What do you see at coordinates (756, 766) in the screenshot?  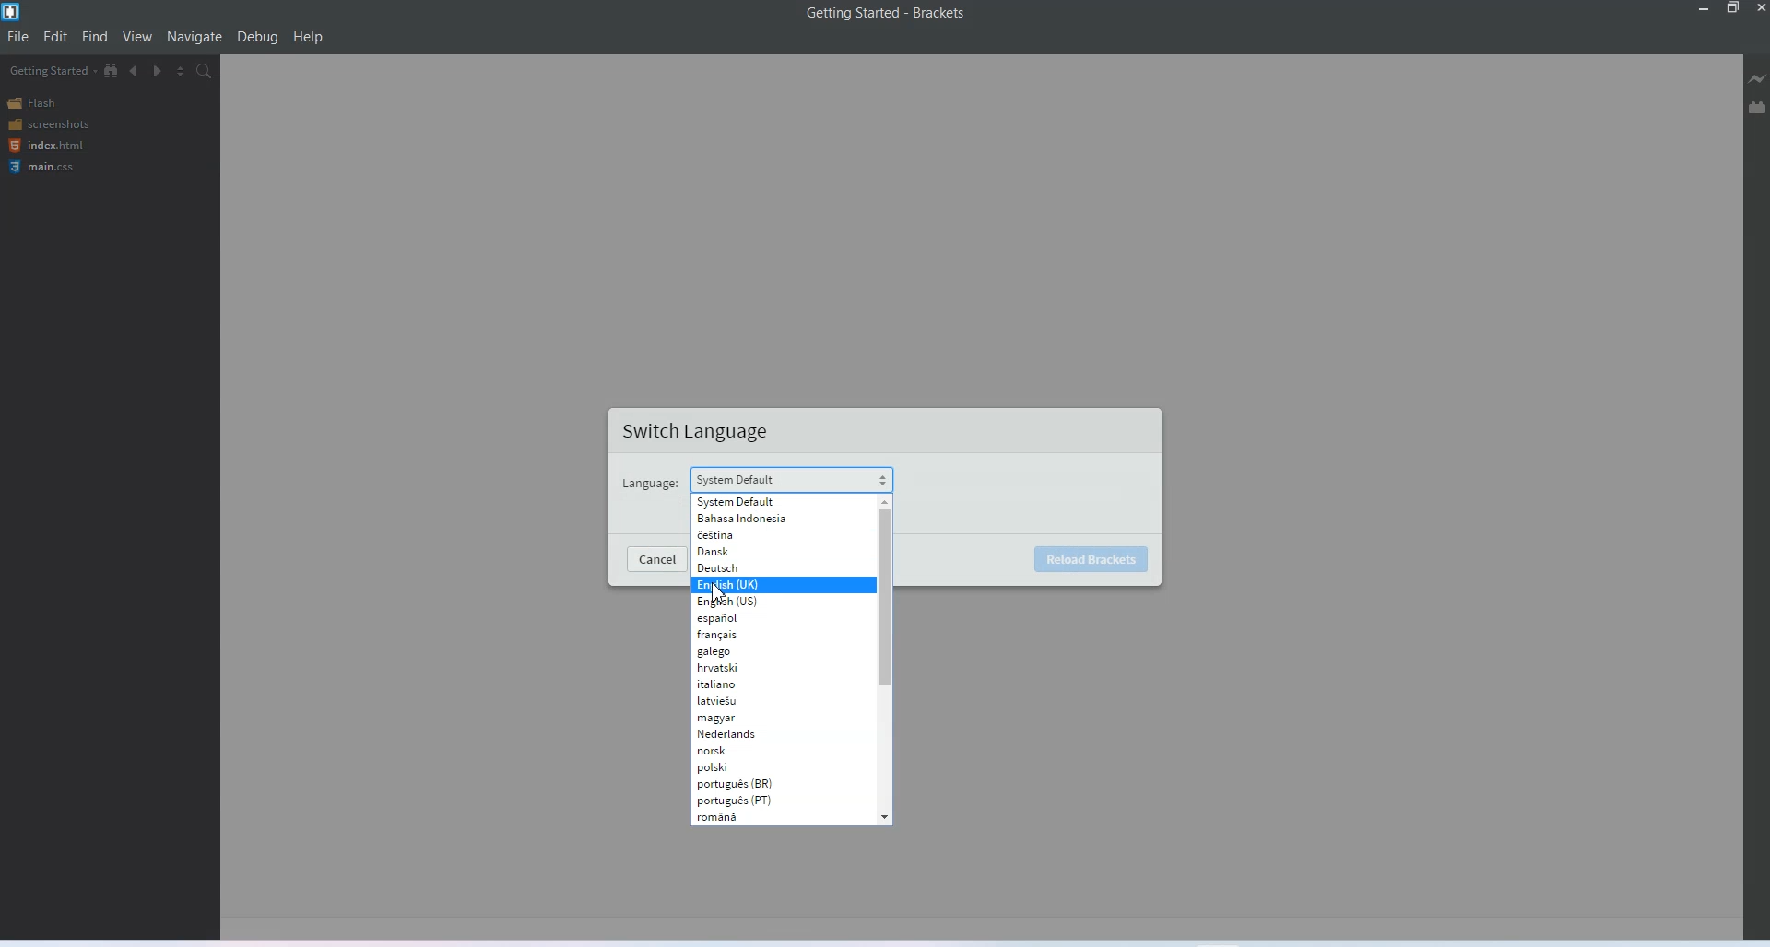 I see `Polski` at bounding box center [756, 766].